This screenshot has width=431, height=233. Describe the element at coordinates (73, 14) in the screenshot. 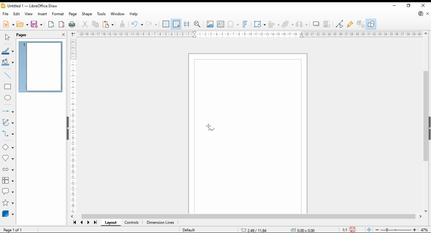

I see `page` at that location.